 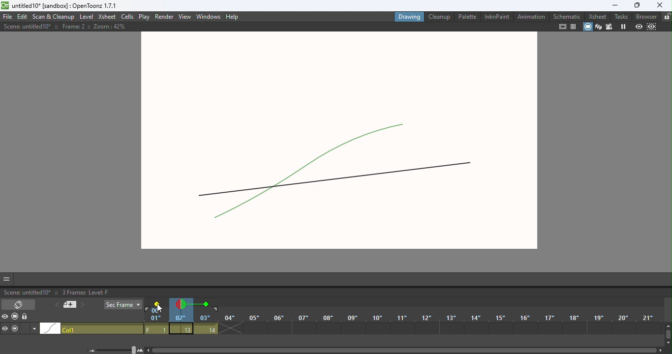 What do you see at coordinates (5, 318) in the screenshot?
I see `Preview visibility toggle all` at bounding box center [5, 318].